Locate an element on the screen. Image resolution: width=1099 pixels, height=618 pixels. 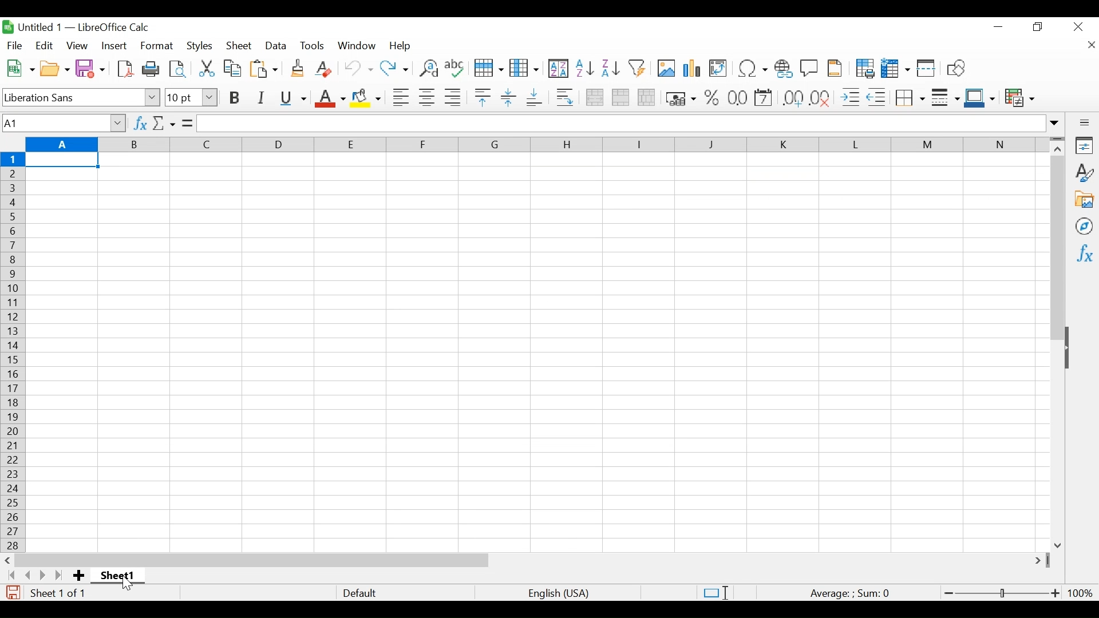
Redo is located at coordinates (394, 69).